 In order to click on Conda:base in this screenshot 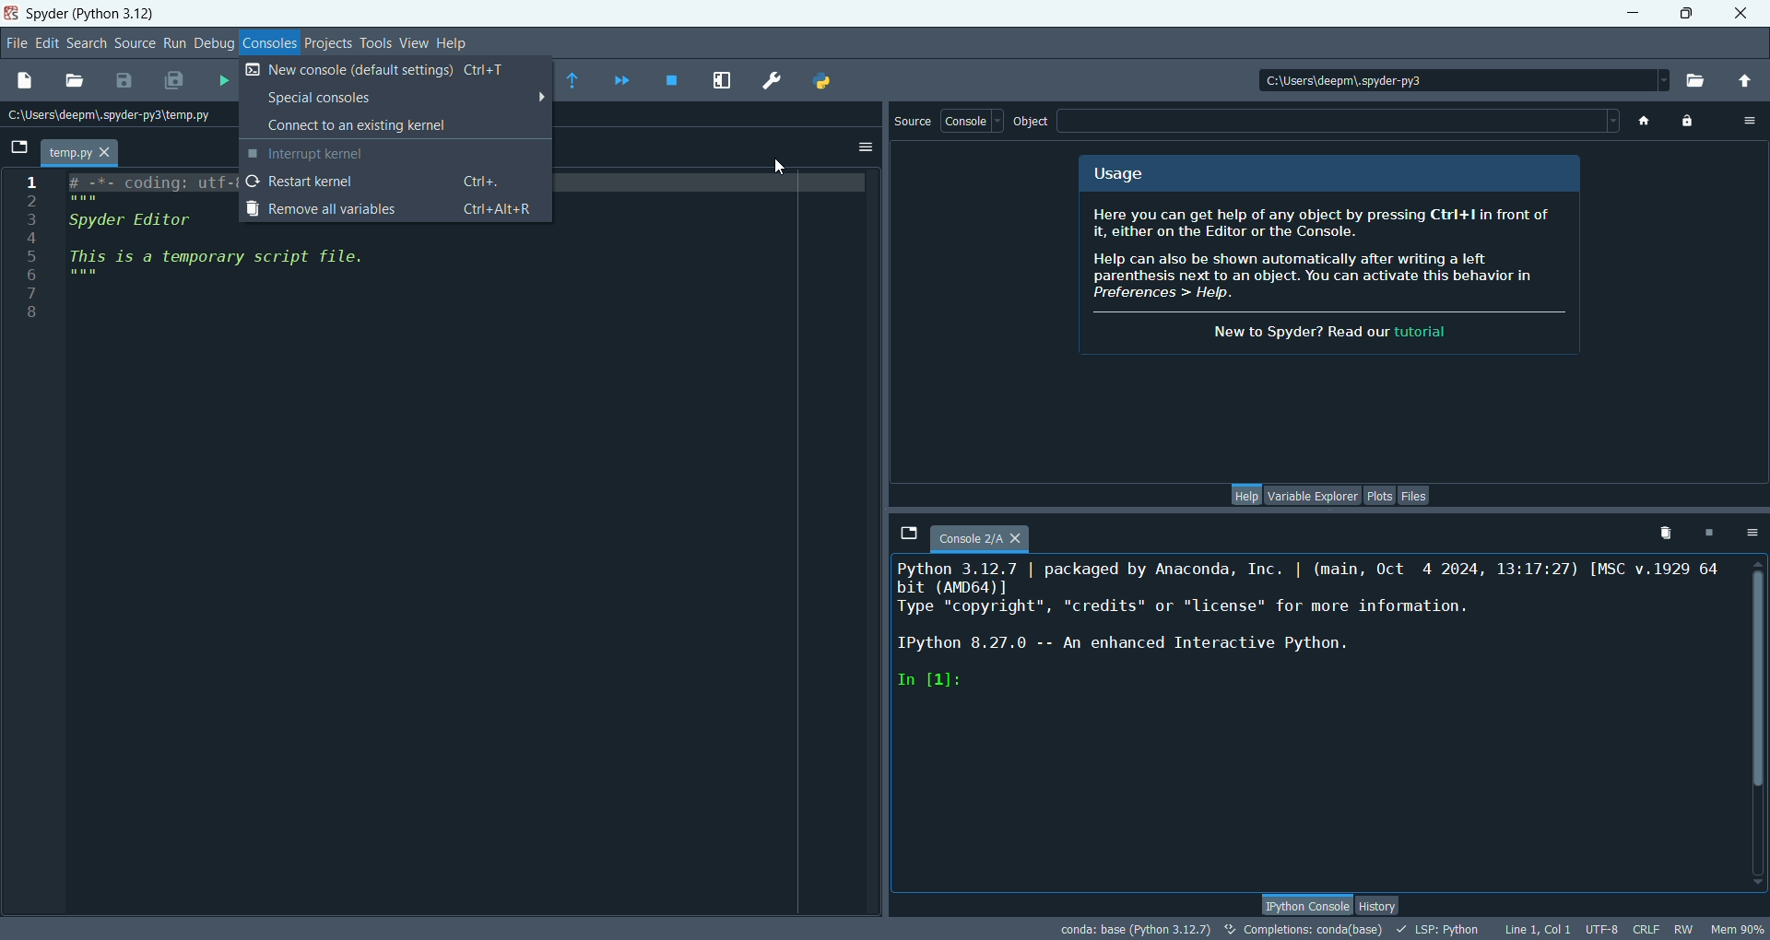, I will do `click(1132, 928)`.